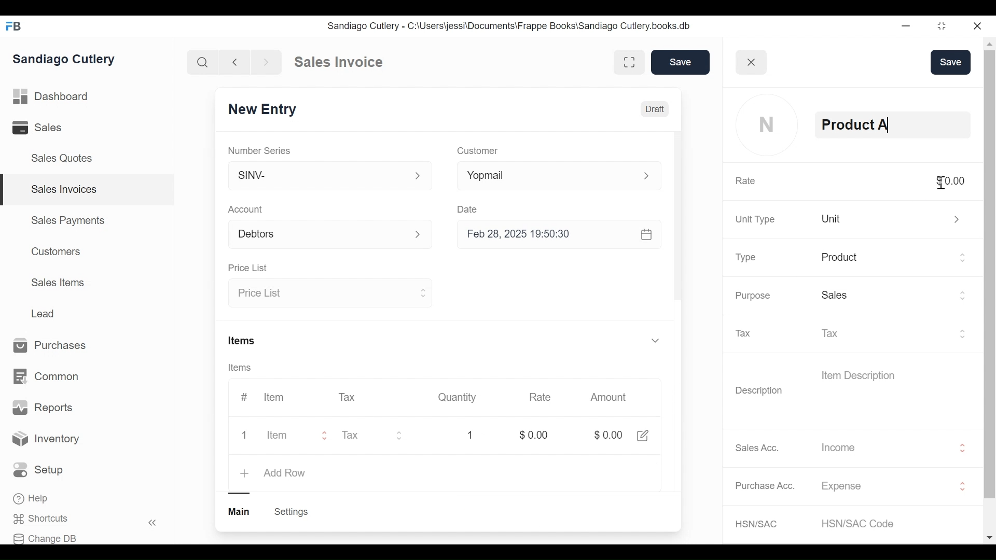 The image size is (996, 560). Describe the element at coordinates (607, 398) in the screenshot. I see `Amount` at that location.